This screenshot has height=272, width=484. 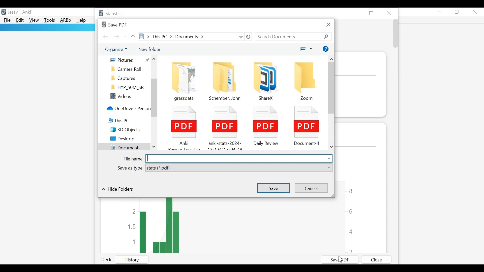 I want to click on Search Fields, so click(x=294, y=37).